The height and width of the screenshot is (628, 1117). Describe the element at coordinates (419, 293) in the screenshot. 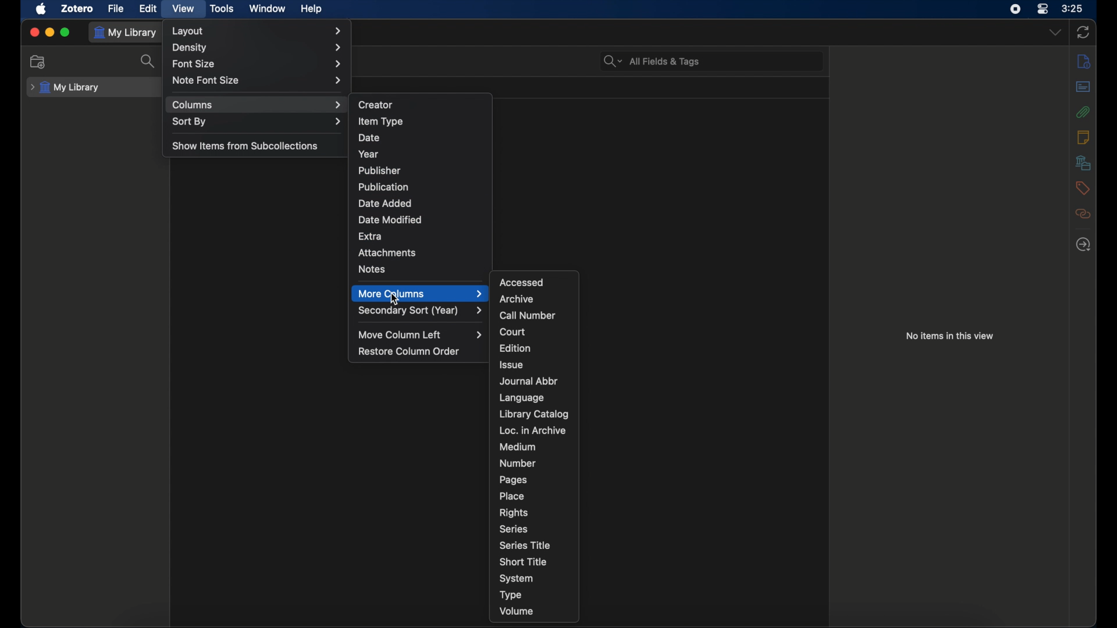

I see `more columns` at that location.